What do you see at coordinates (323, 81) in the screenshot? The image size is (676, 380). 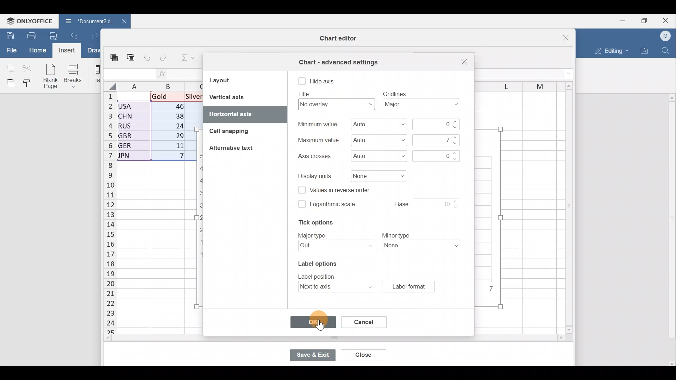 I see `Hide axis` at bounding box center [323, 81].